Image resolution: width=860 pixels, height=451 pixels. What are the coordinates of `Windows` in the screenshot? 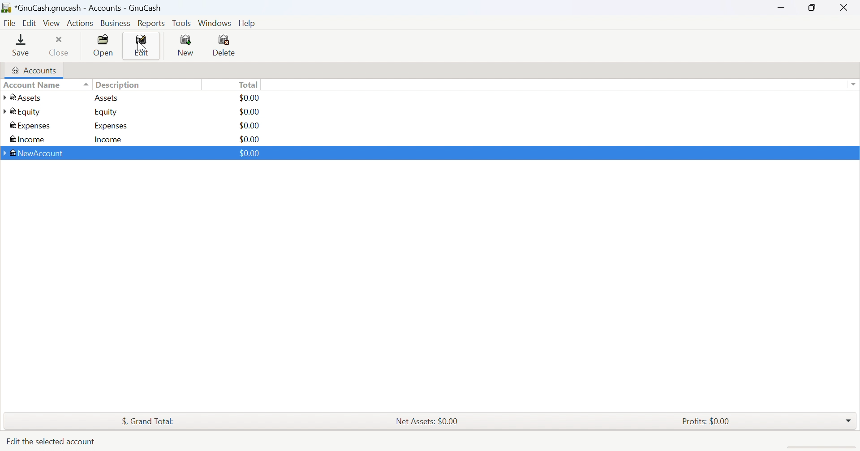 It's located at (215, 23).